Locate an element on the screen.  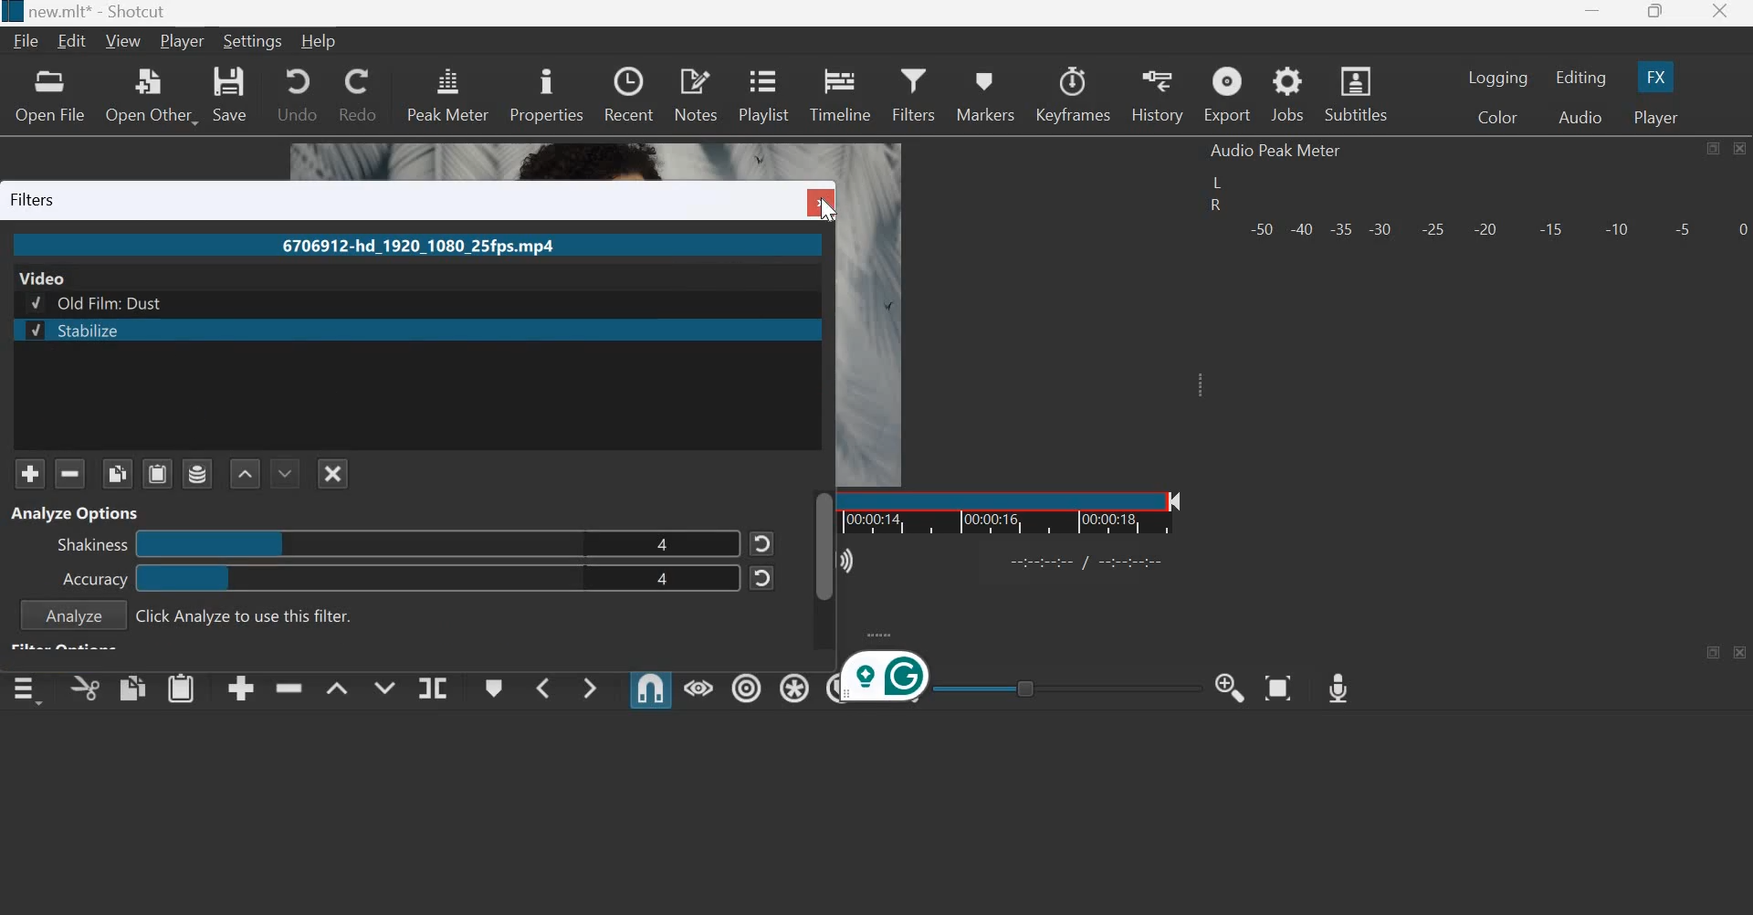
Accuracy is located at coordinates (95, 579).